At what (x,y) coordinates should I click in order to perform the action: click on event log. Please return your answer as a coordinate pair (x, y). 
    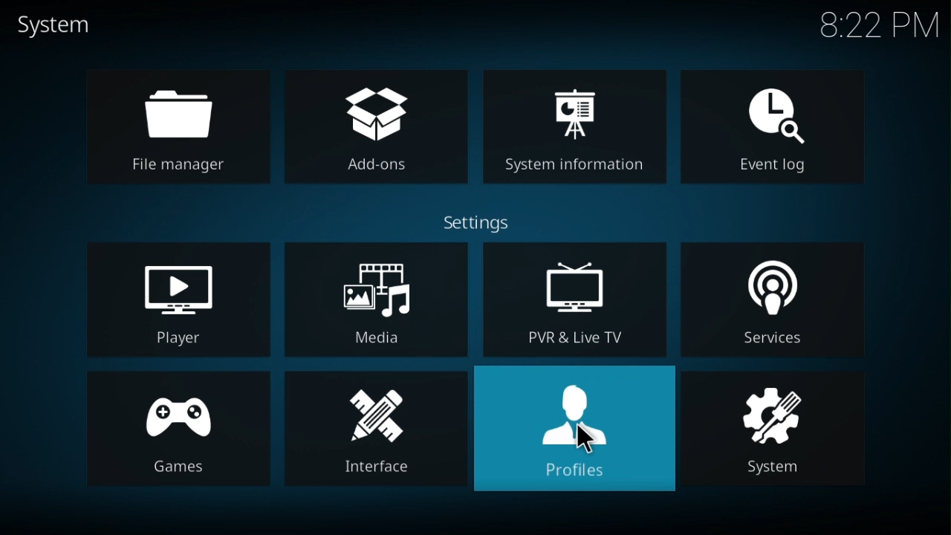
    Looking at the image, I should click on (769, 129).